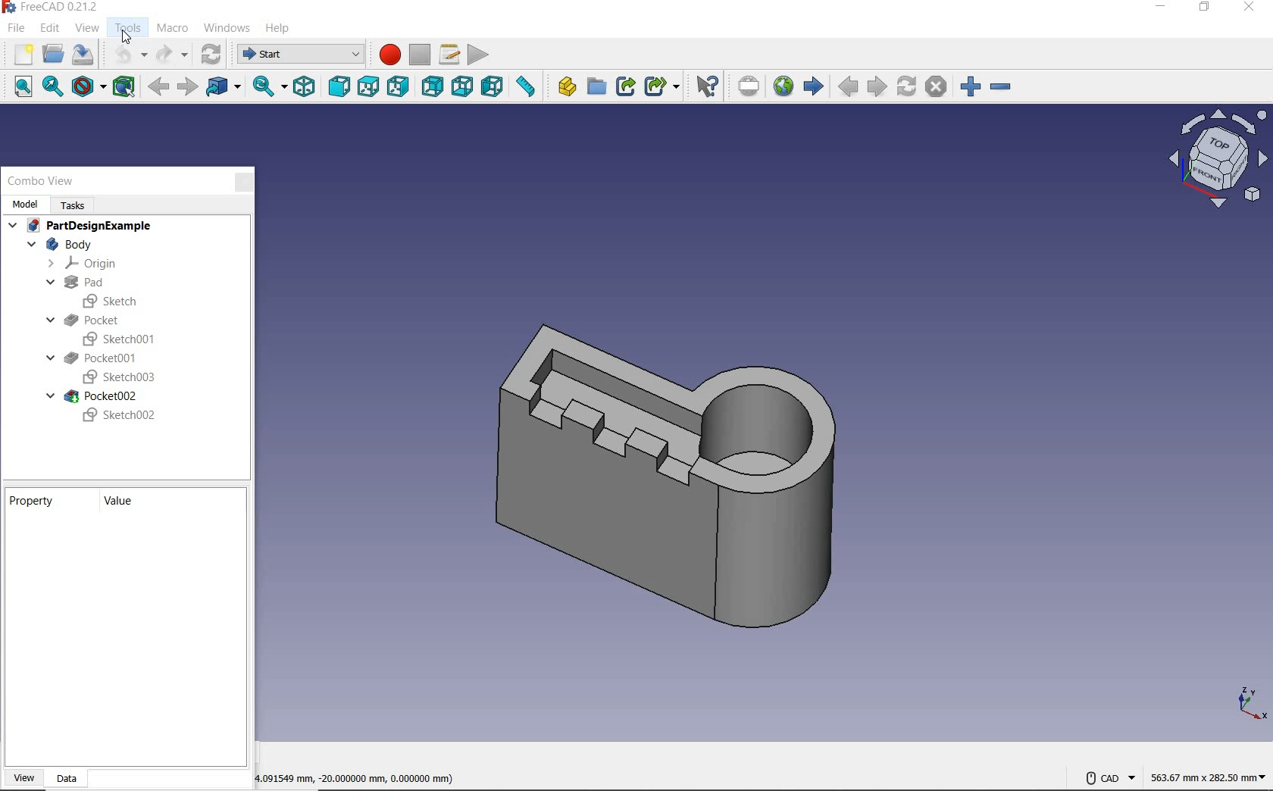  What do you see at coordinates (23, 776) in the screenshot?
I see `View` at bounding box center [23, 776].